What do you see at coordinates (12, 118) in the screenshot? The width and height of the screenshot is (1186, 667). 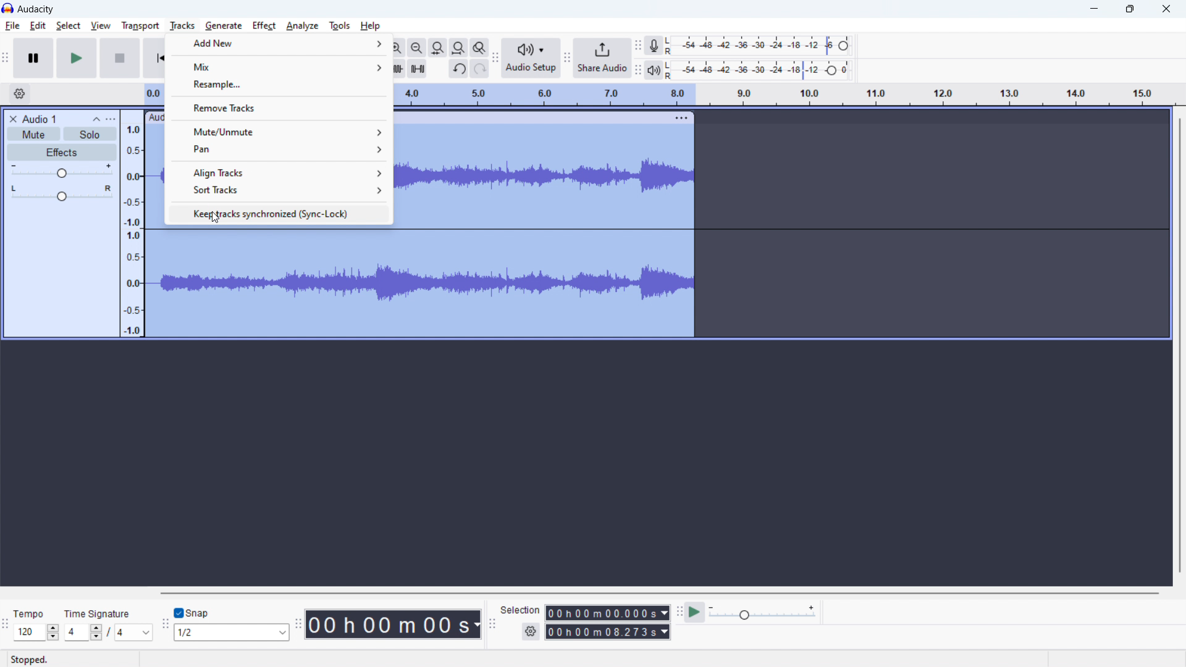 I see `delete track` at bounding box center [12, 118].